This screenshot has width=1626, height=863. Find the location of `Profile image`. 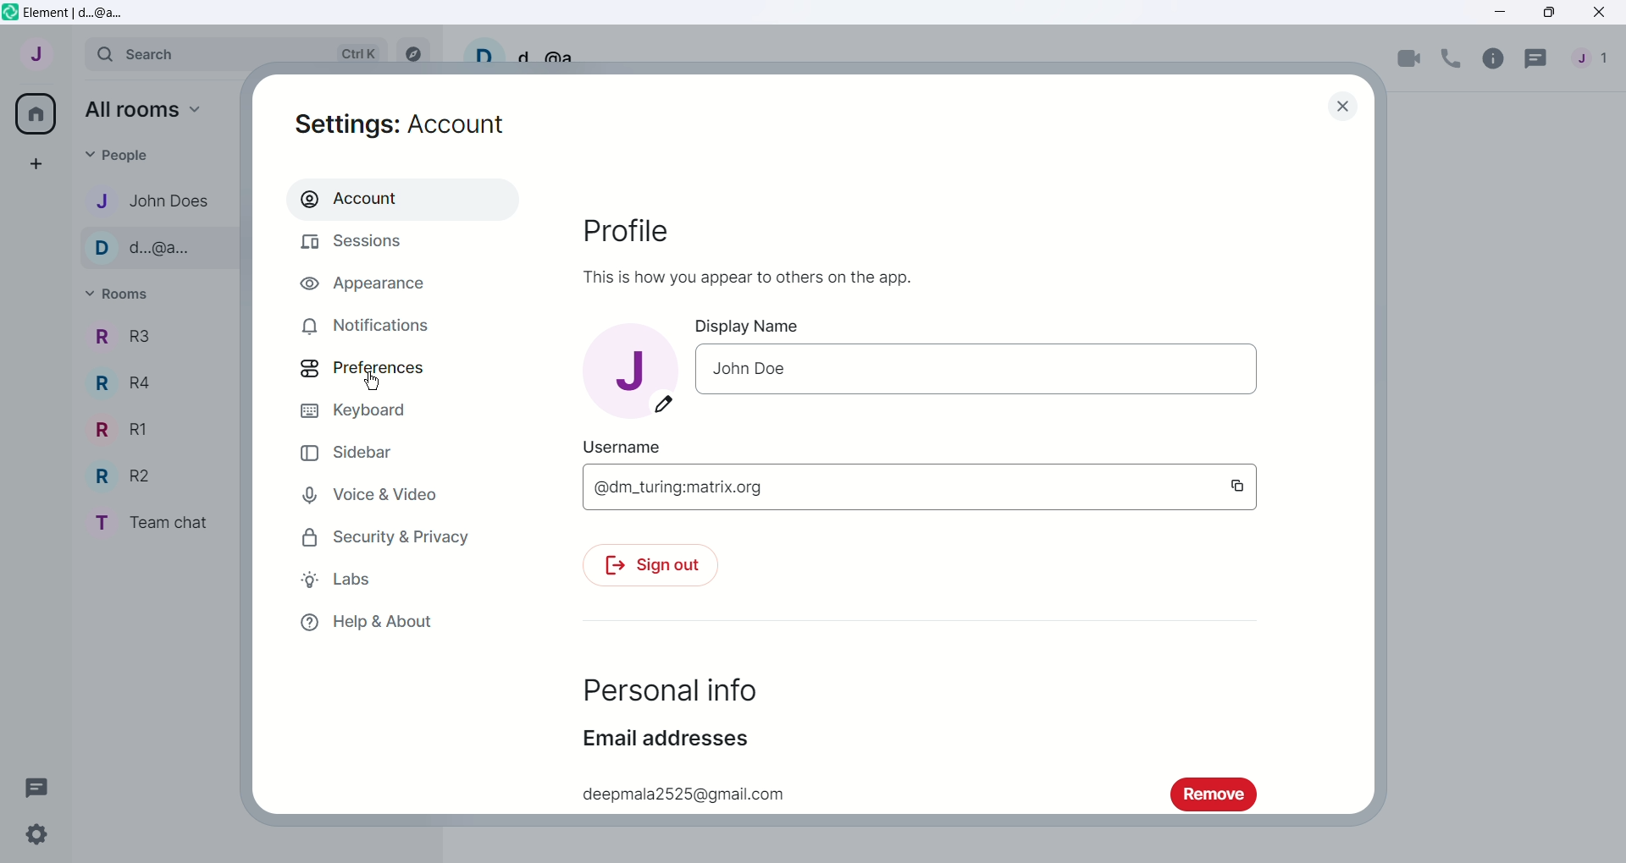

Profile image is located at coordinates (630, 371).